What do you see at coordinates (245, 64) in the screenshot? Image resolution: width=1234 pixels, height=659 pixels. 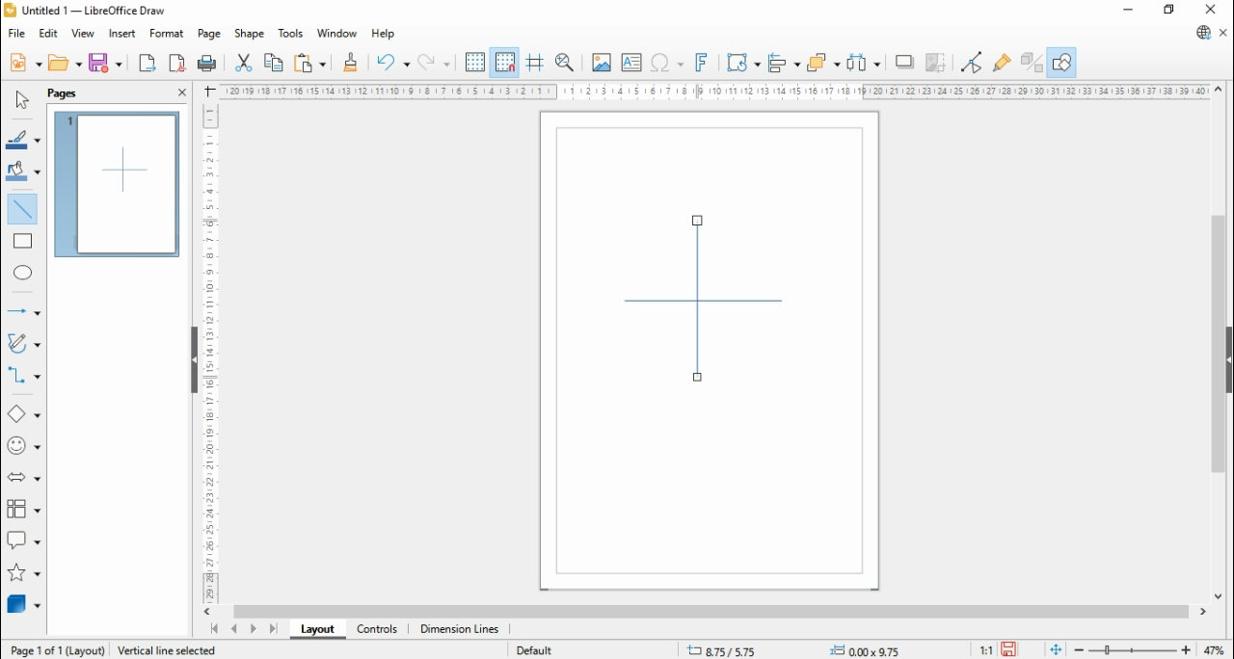 I see `cut` at bounding box center [245, 64].